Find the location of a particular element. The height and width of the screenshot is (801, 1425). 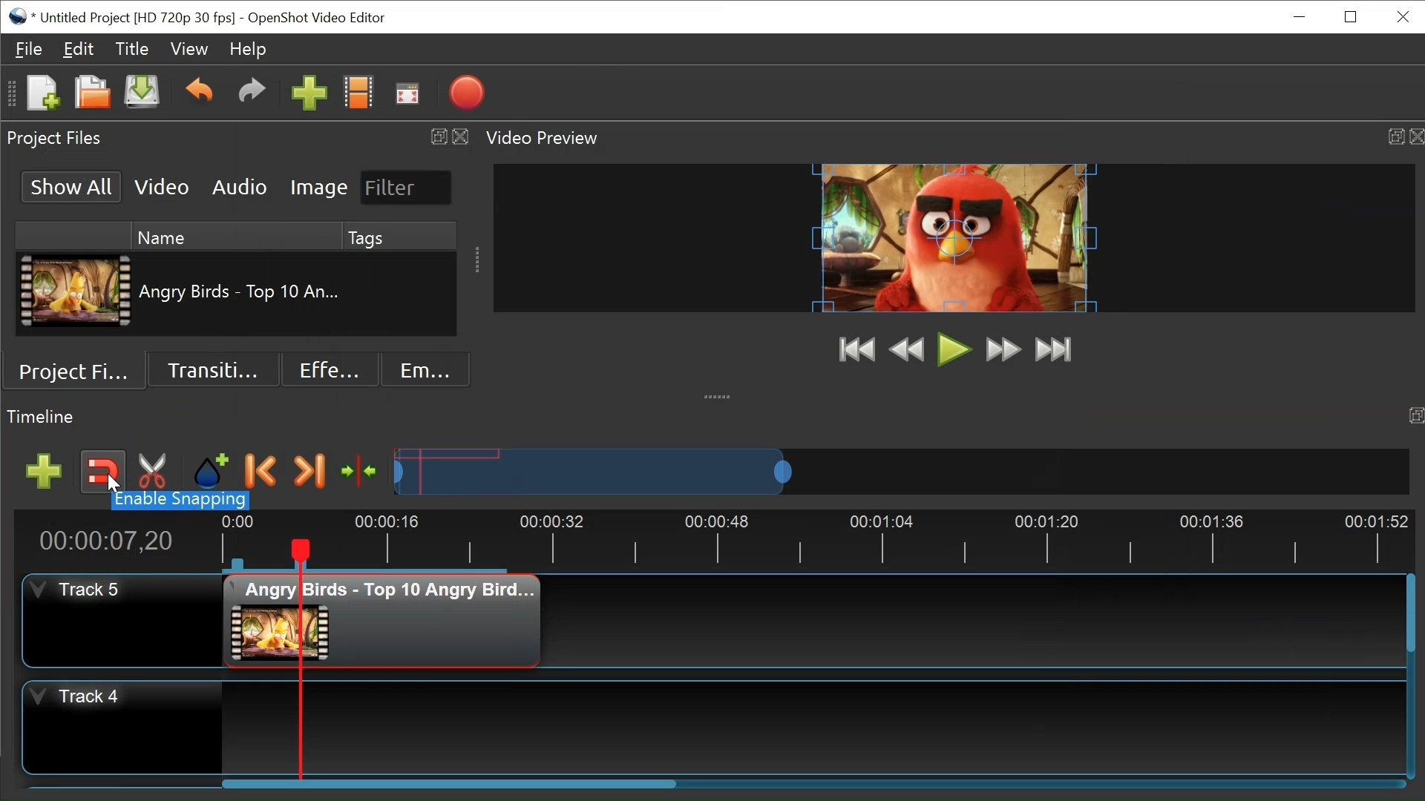

Vertical Scroll bar is located at coordinates (1410, 613).